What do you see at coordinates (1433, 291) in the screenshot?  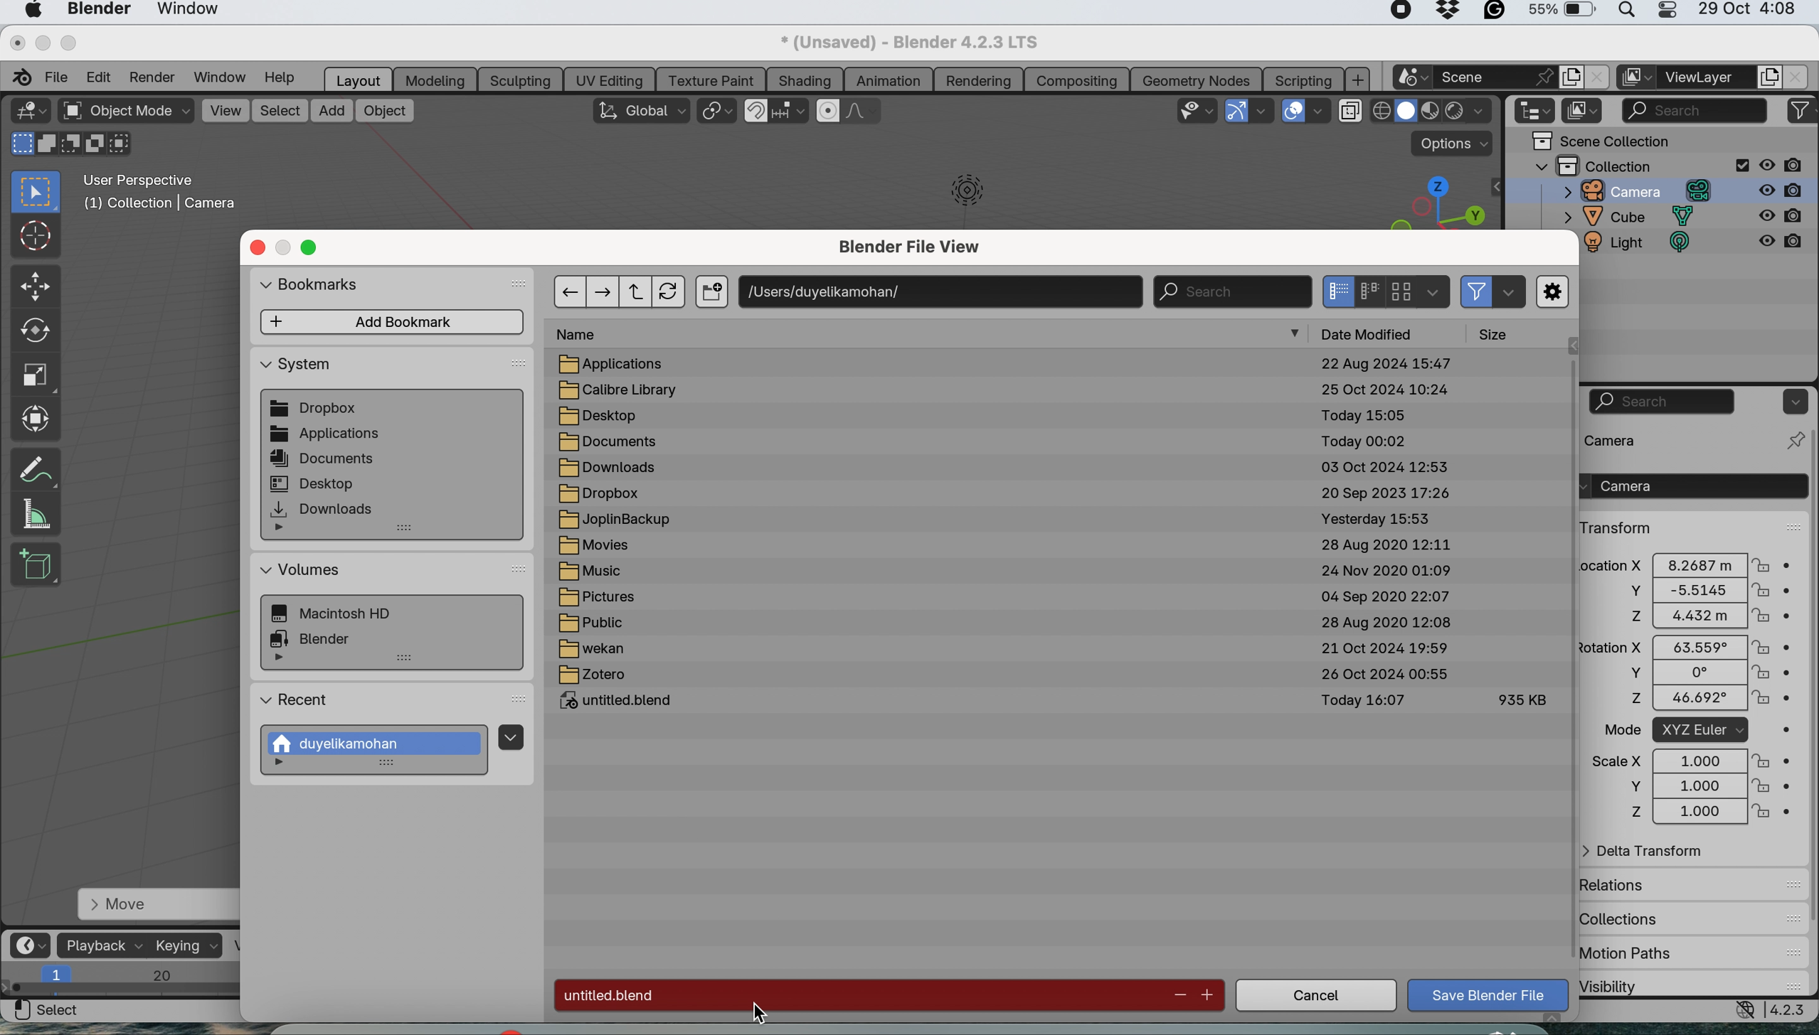 I see `display settings` at bounding box center [1433, 291].